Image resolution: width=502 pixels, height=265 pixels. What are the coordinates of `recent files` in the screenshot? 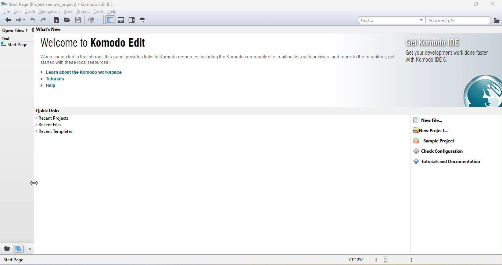 It's located at (50, 125).